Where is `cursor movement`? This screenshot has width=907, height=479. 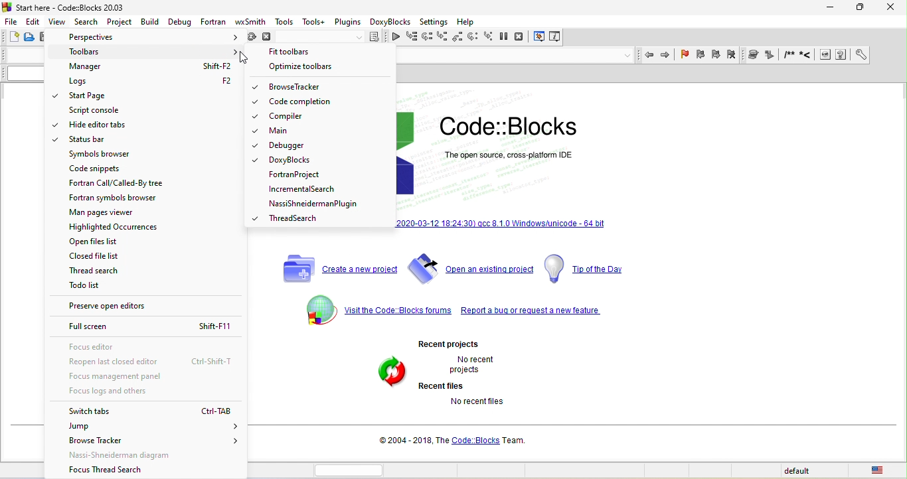 cursor movement is located at coordinates (246, 62).